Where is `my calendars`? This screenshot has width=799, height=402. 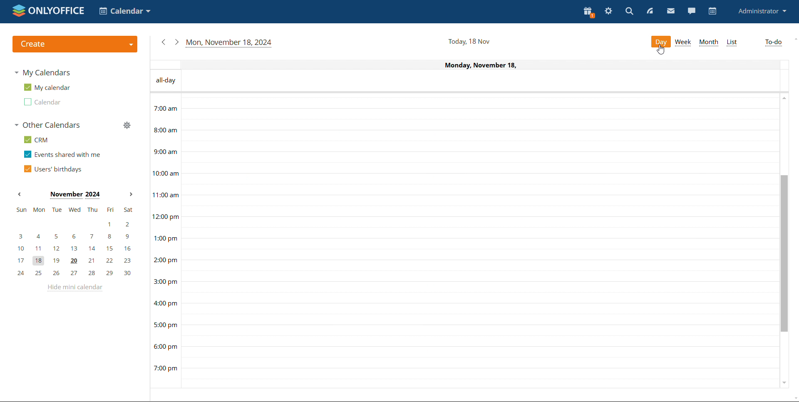
my calendars is located at coordinates (44, 72).